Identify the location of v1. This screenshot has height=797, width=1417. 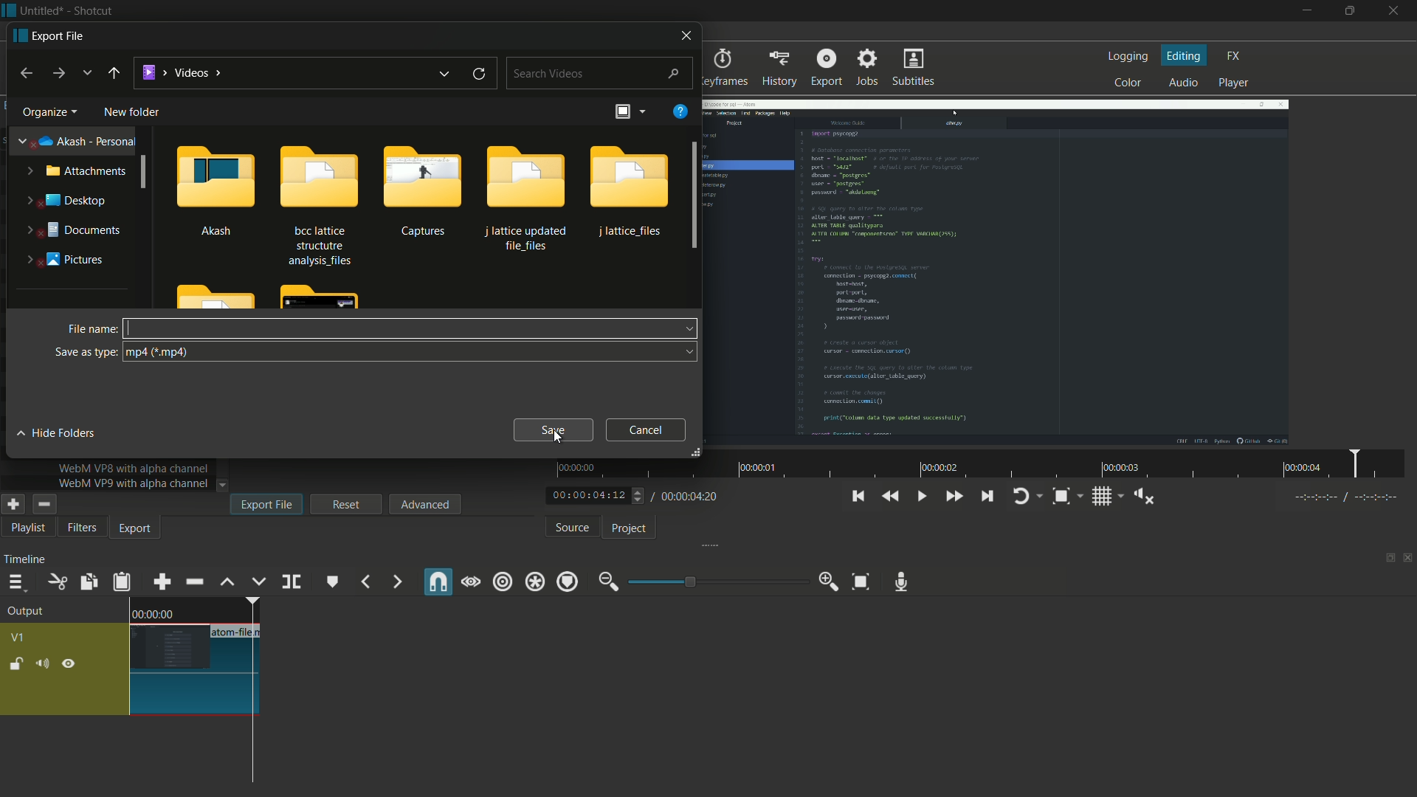
(16, 637).